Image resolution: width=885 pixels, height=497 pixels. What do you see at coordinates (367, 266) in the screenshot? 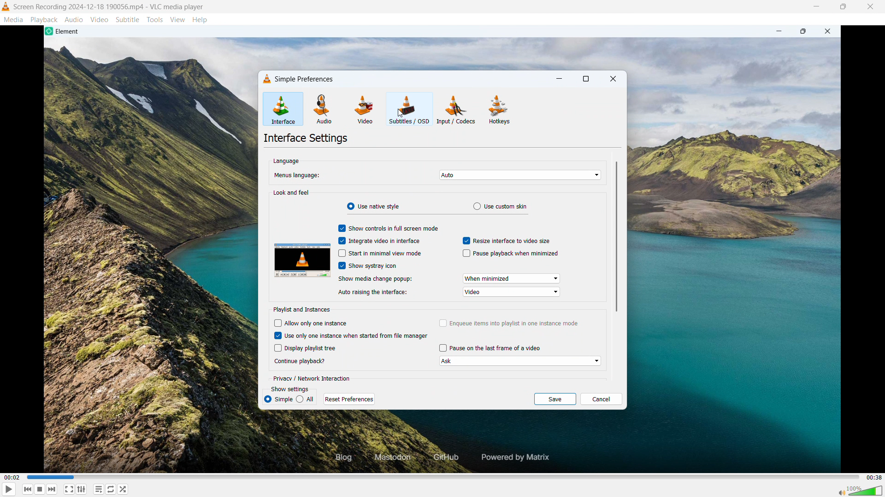
I see `Show system tray icon ` at bounding box center [367, 266].